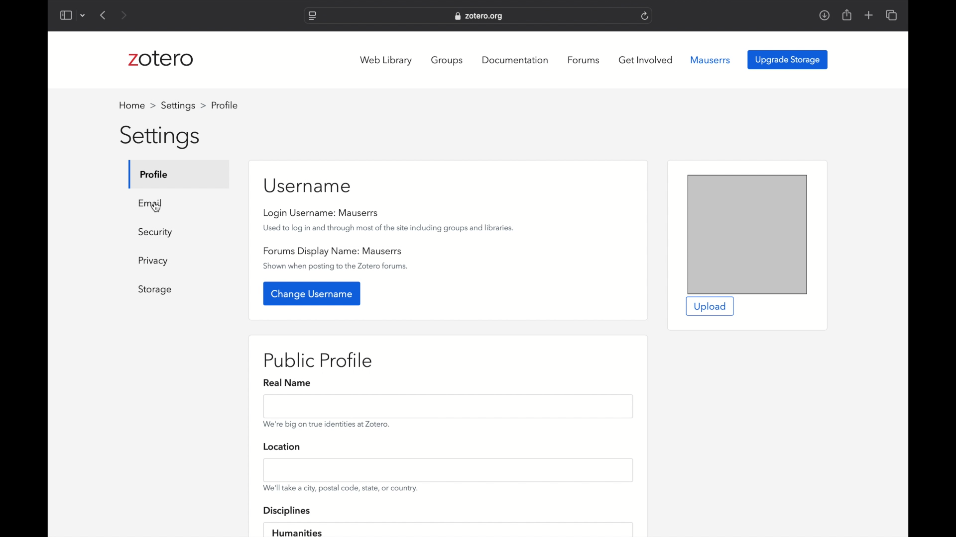  What do you see at coordinates (847, 15) in the screenshot?
I see `share` at bounding box center [847, 15].